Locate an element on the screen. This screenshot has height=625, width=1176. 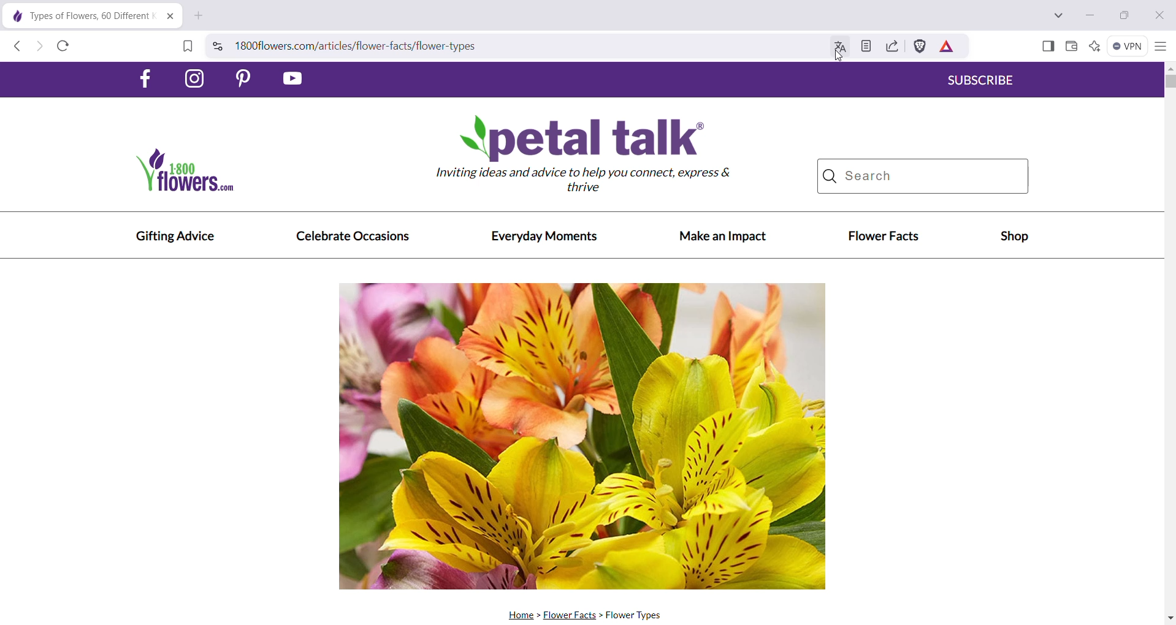
Close Tab is located at coordinates (168, 16).